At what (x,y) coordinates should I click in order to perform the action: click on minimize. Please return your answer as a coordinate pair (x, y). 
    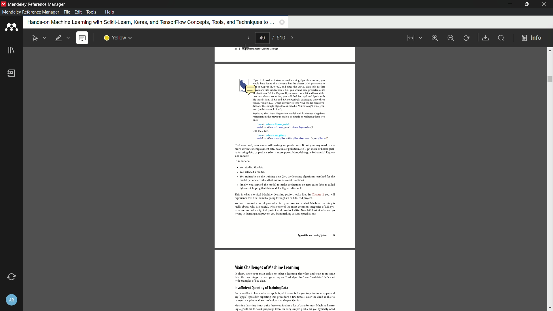
    Looking at the image, I should click on (508, 4).